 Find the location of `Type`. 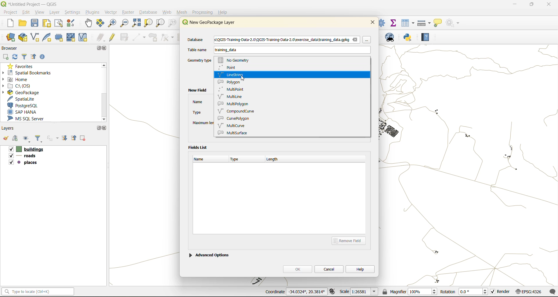

Type is located at coordinates (197, 113).